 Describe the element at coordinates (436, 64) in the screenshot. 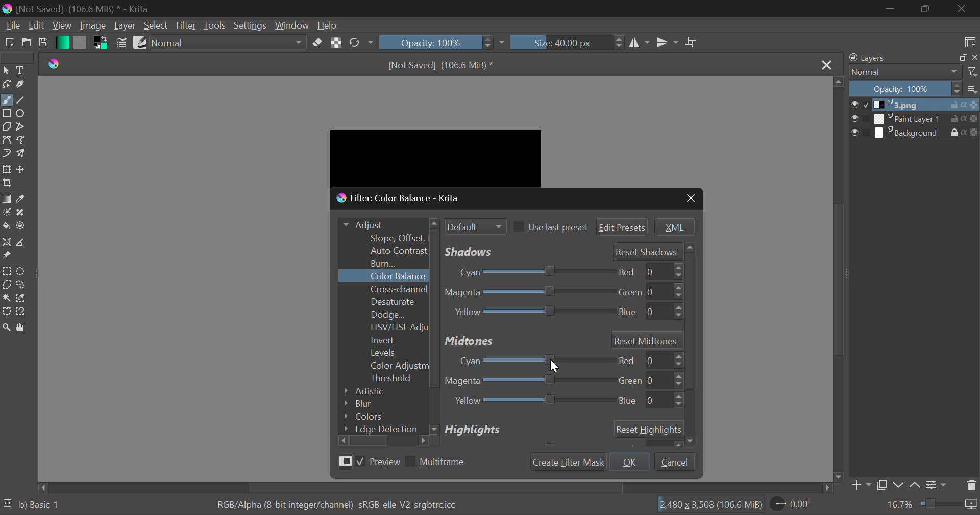

I see `[Not Saved] (106.6 MiB) *` at that location.